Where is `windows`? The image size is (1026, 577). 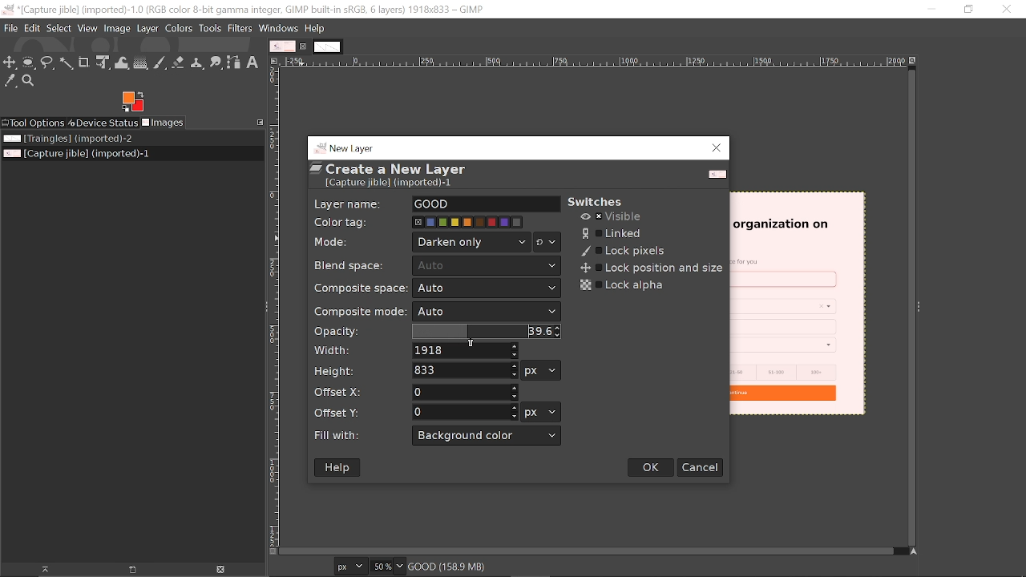
windows is located at coordinates (278, 28).